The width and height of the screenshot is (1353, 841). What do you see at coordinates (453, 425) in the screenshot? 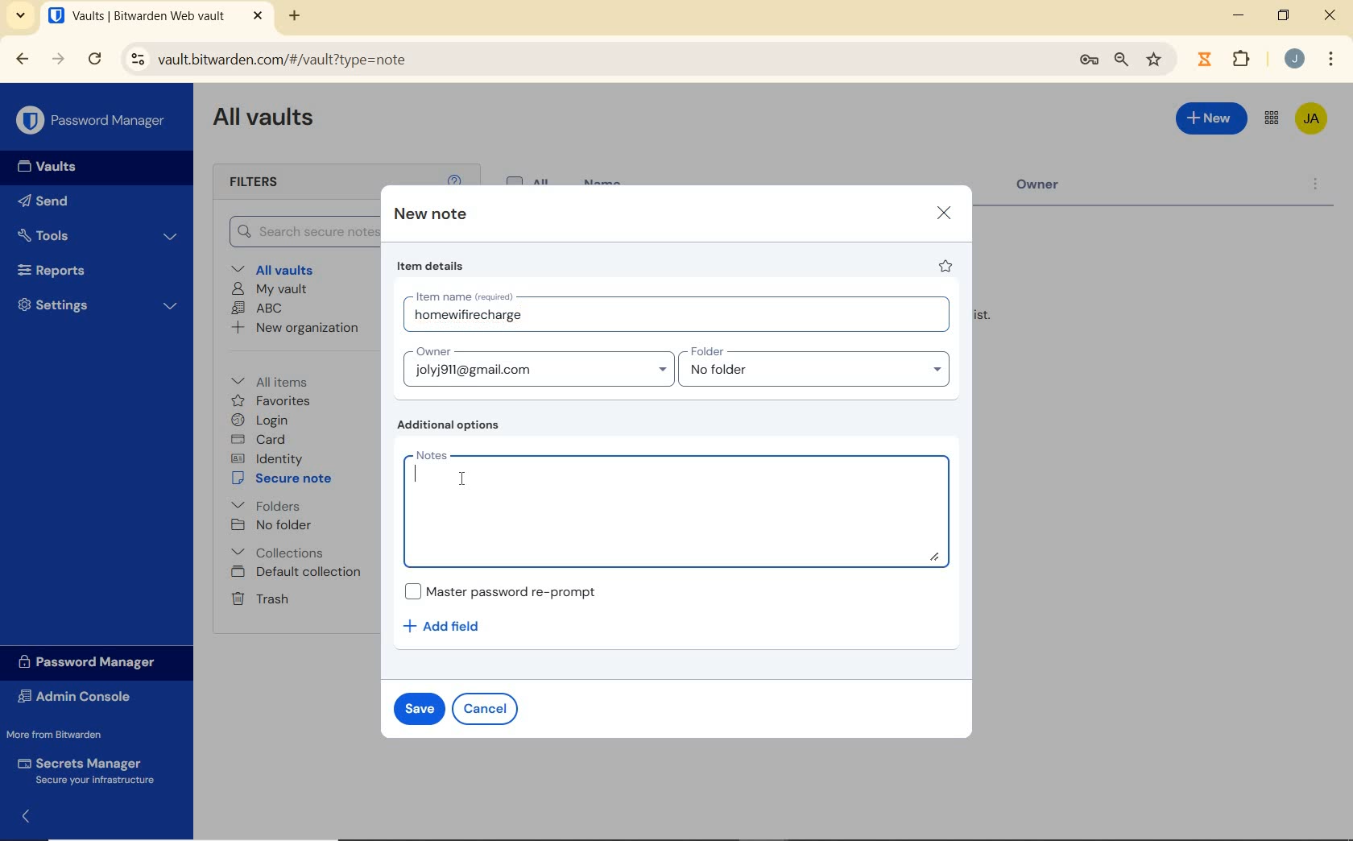
I see `additional options` at bounding box center [453, 425].